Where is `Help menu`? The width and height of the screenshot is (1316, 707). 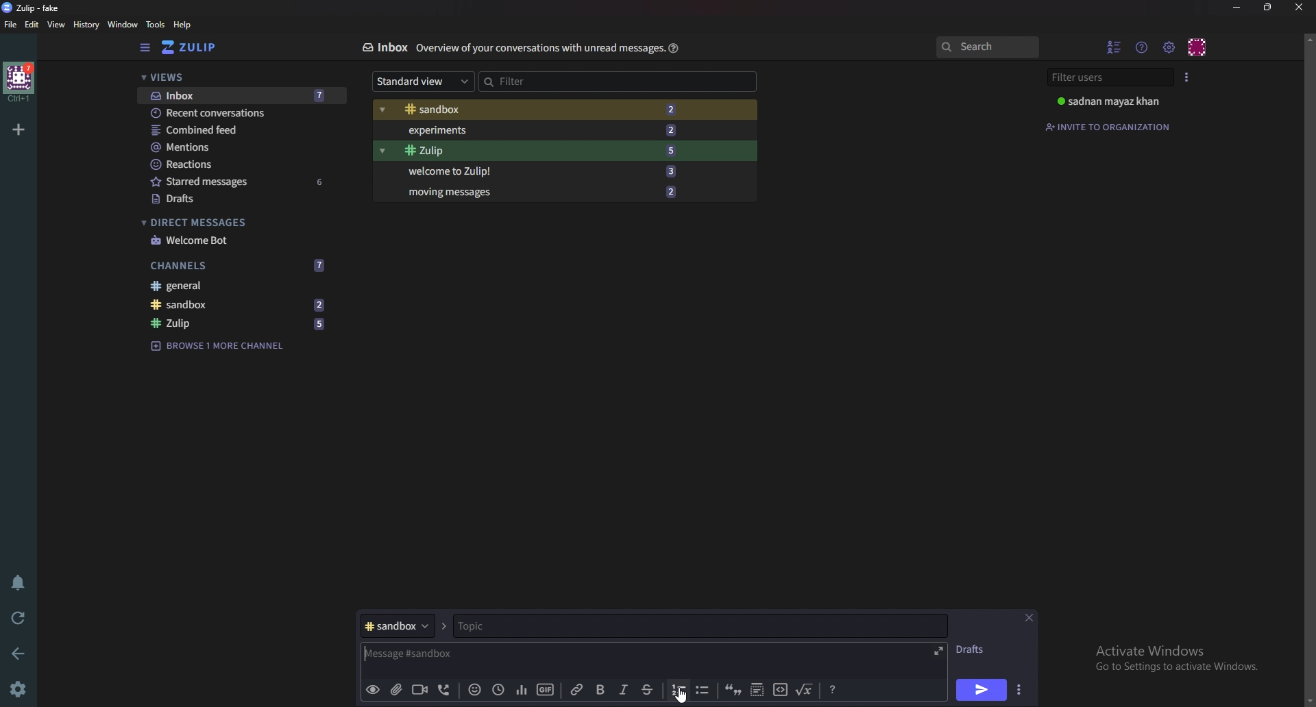
Help menu is located at coordinates (1143, 47).